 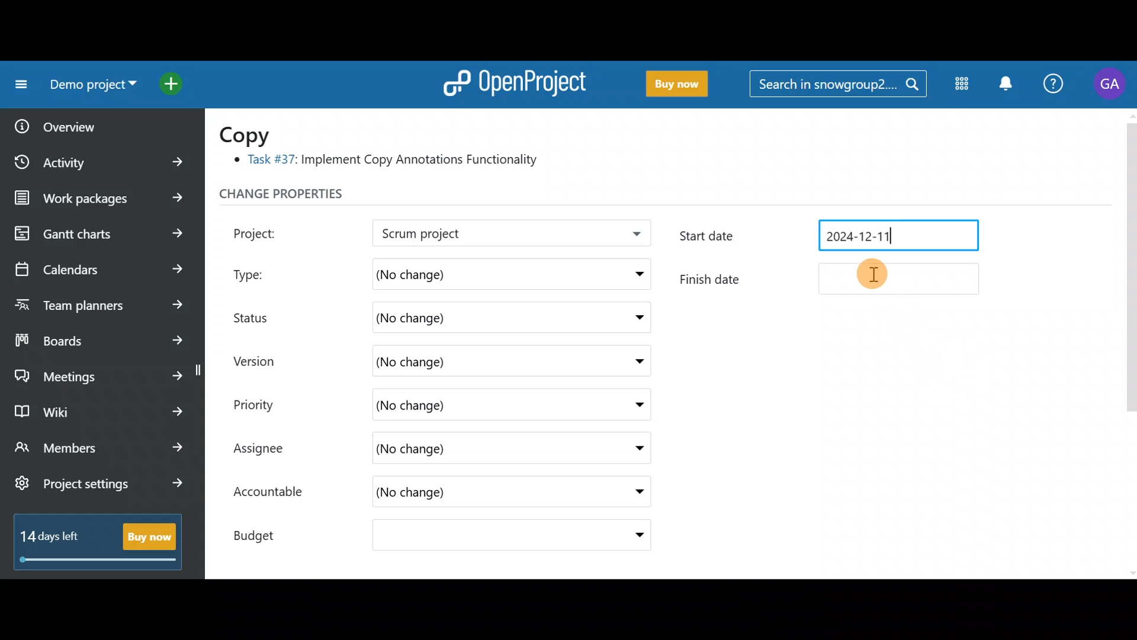 I want to click on Activity, so click(x=102, y=158).